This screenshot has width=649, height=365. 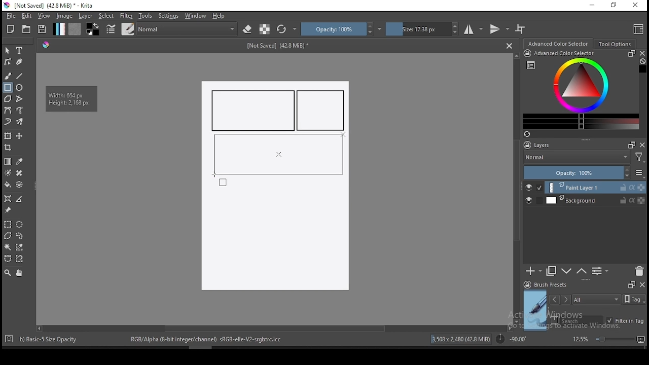 What do you see at coordinates (287, 29) in the screenshot?
I see `reload original preset` at bounding box center [287, 29].